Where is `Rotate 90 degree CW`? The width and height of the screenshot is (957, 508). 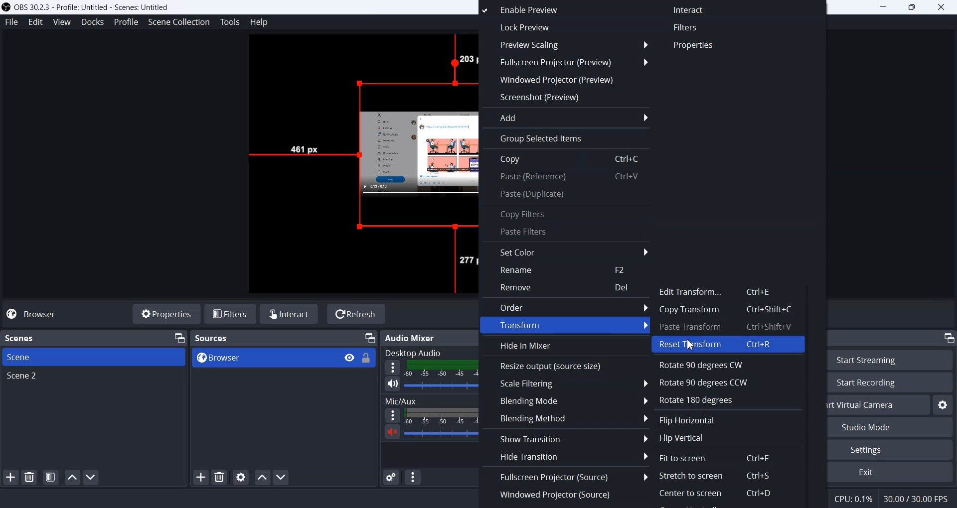
Rotate 90 degree CW is located at coordinates (727, 365).